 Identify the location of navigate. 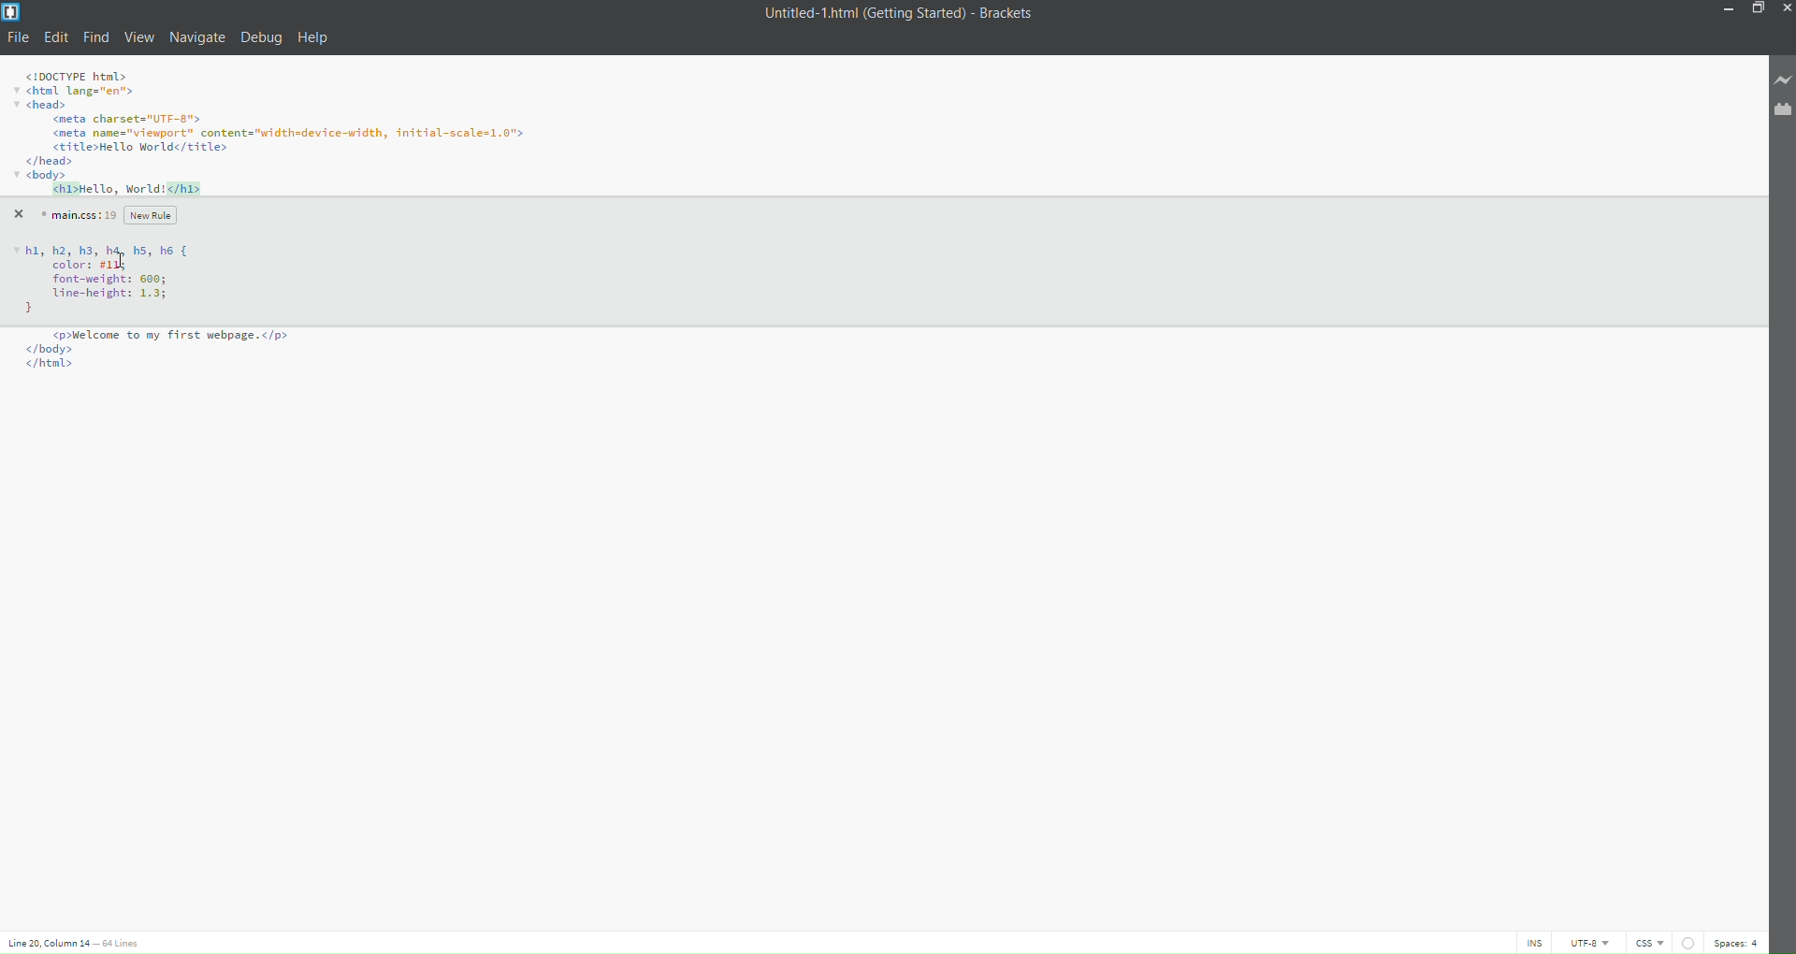
(197, 35).